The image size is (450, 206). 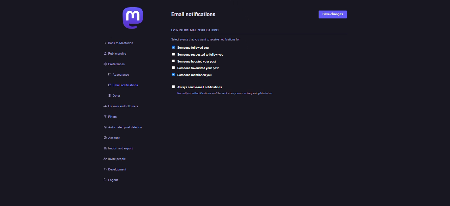 What do you see at coordinates (173, 68) in the screenshot?
I see `click to enable` at bounding box center [173, 68].